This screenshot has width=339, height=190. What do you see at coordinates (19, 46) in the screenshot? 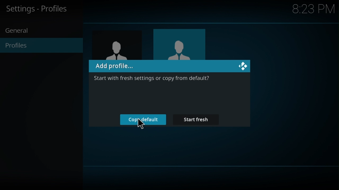
I see `profiles` at bounding box center [19, 46].